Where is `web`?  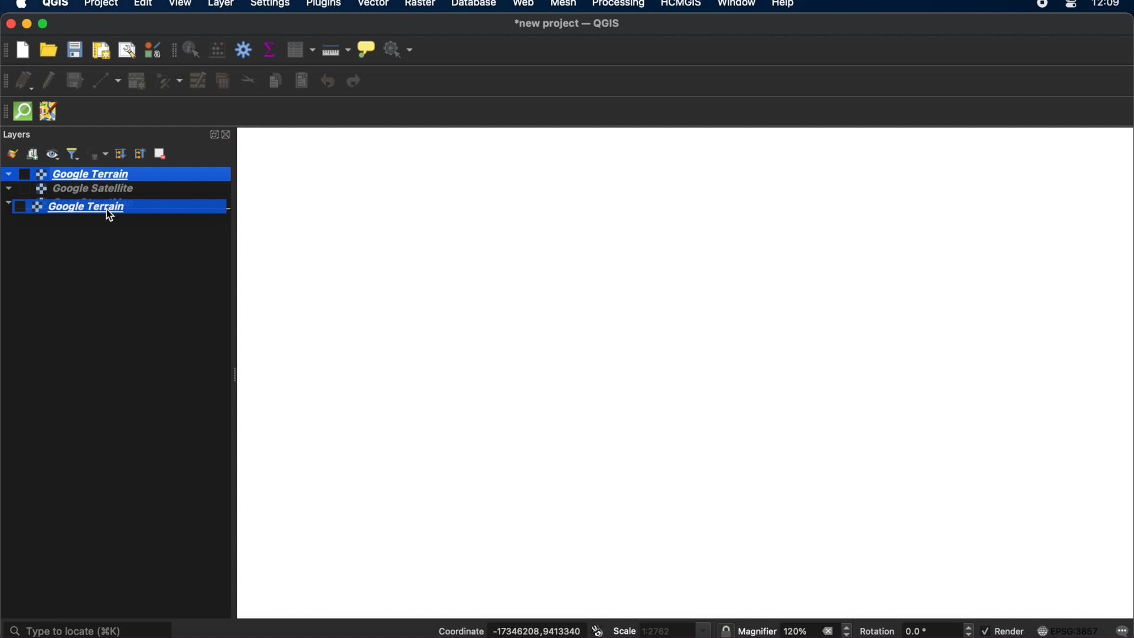
web is located at coordinates (524, 5).